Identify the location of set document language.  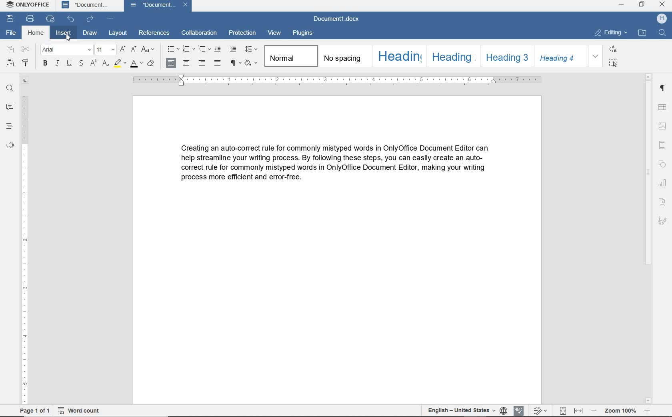
(504, 410).